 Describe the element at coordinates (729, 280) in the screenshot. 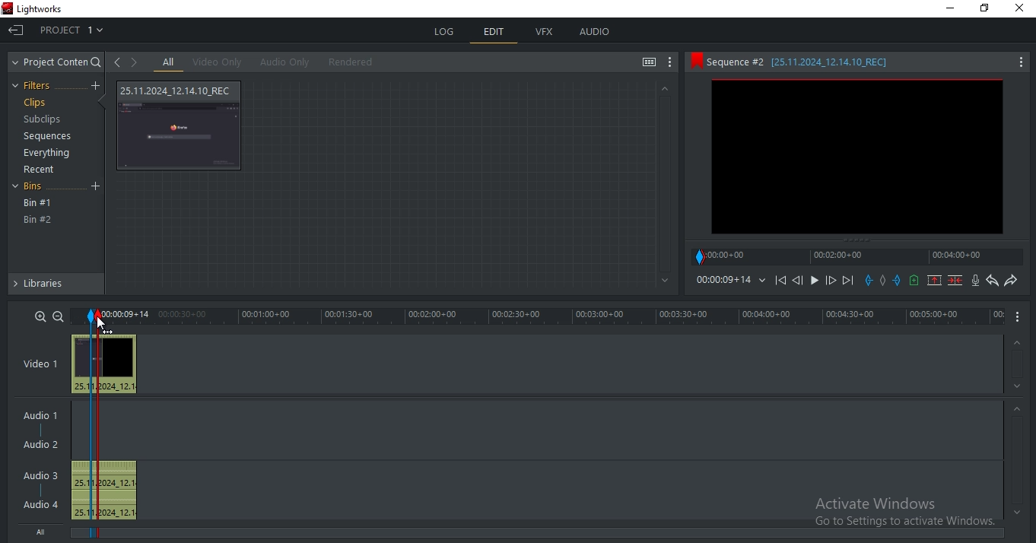

I see `time` at that location.